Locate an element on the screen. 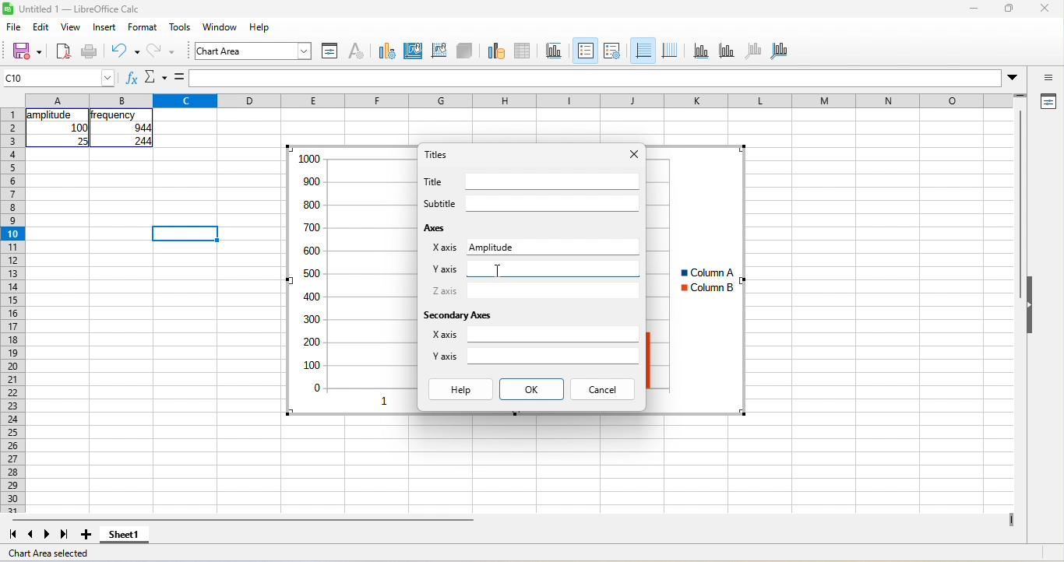  save is located at coordinates (26, 52).